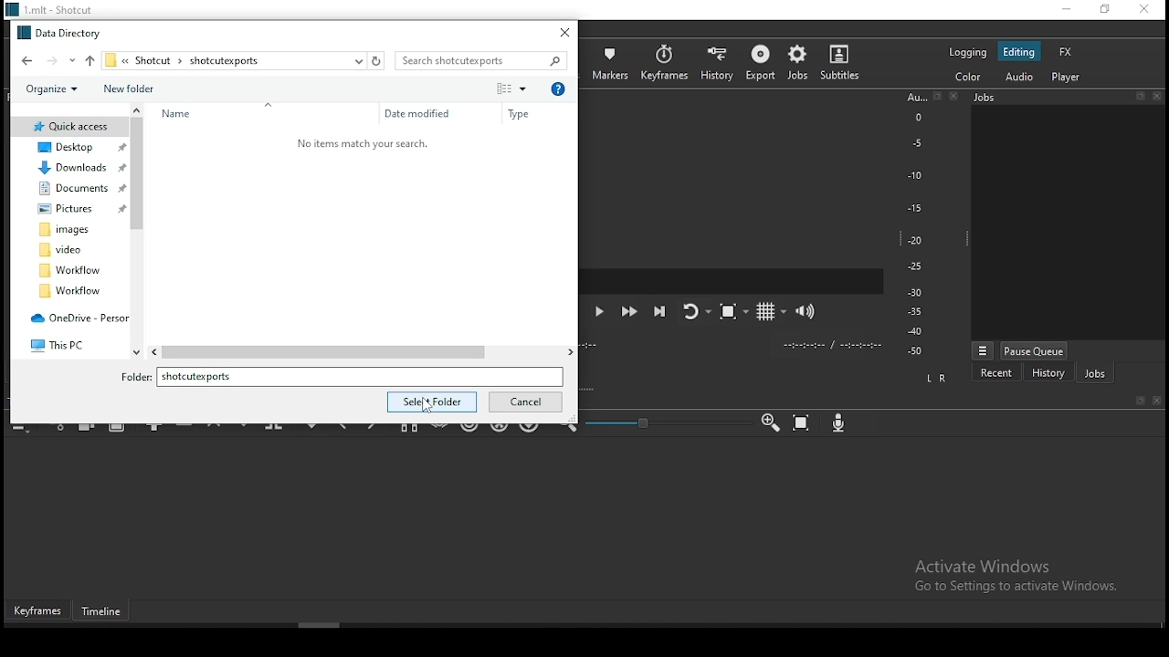 The image size is (1169, 657). What do you see at coordinates (1036, 350) in the screenshot?
I see `pause queue` at bounding box center [1036, 350].